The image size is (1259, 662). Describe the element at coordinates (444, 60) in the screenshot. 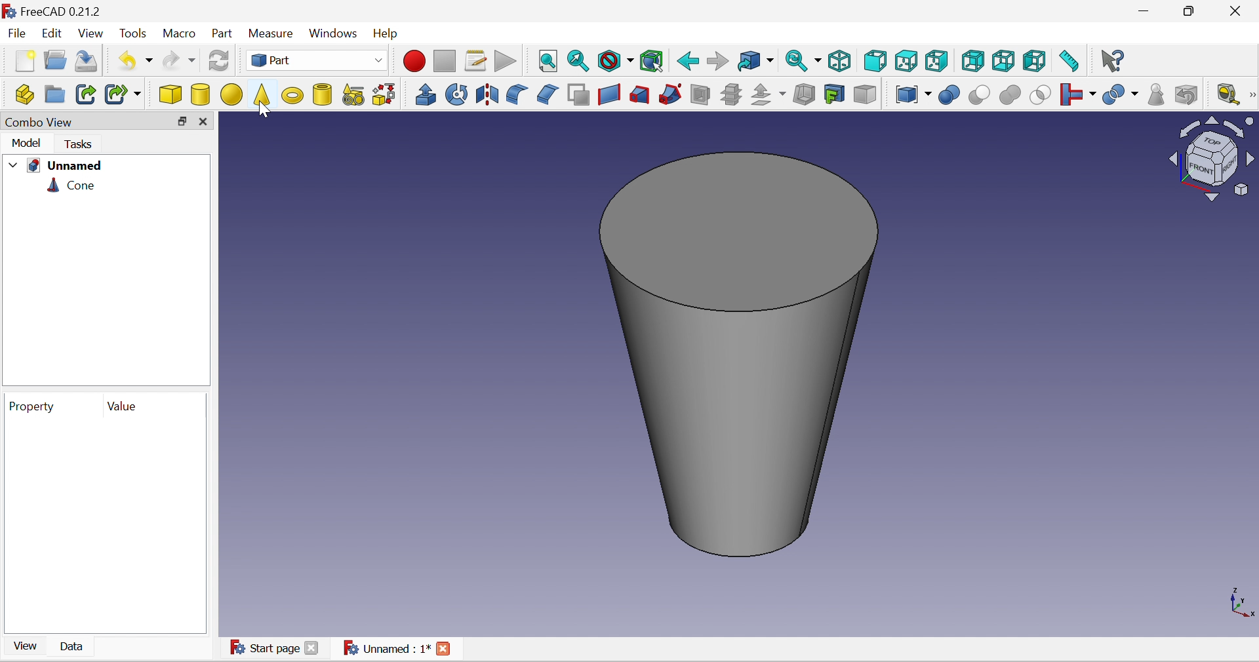

I see `Stop macro recording` at that location.